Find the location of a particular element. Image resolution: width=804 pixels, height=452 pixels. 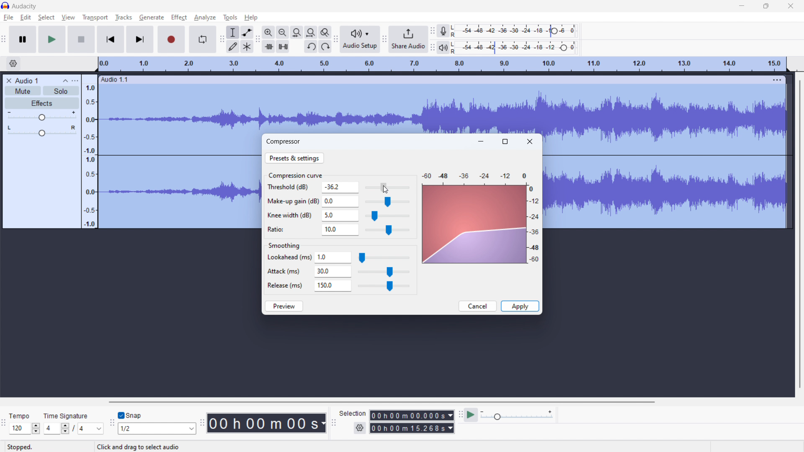

1/2 (select snap) is located at coordinates (157, 428).